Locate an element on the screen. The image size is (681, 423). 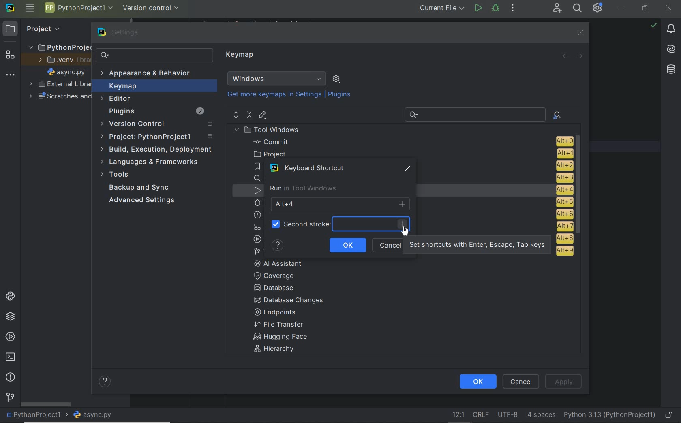
search everywhere is located at coordinates (578, 8).